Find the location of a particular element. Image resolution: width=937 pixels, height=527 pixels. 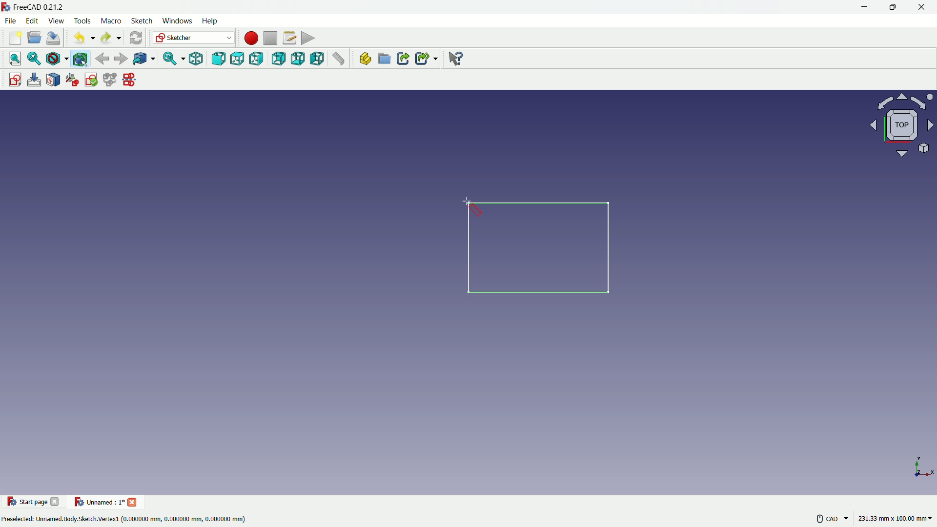

file menu is located at coordinates (12, 21).